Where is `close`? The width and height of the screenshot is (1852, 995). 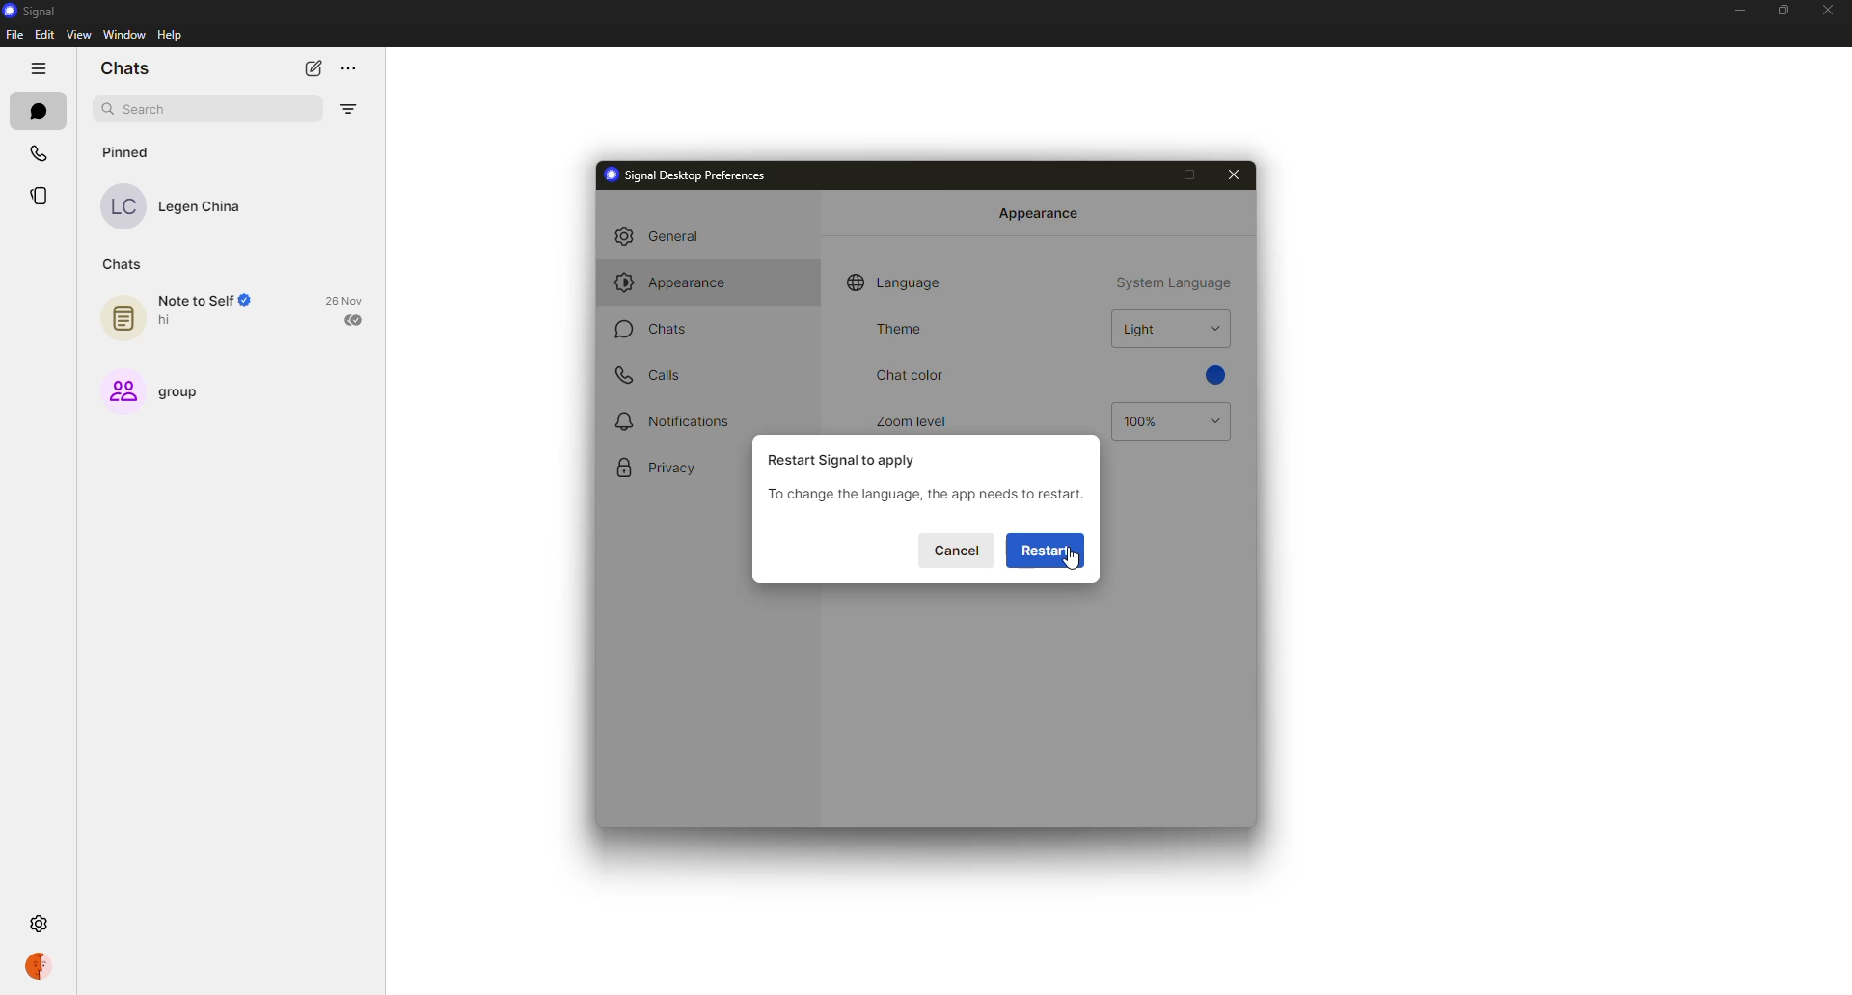 close is located at coordinates (1829, 8).